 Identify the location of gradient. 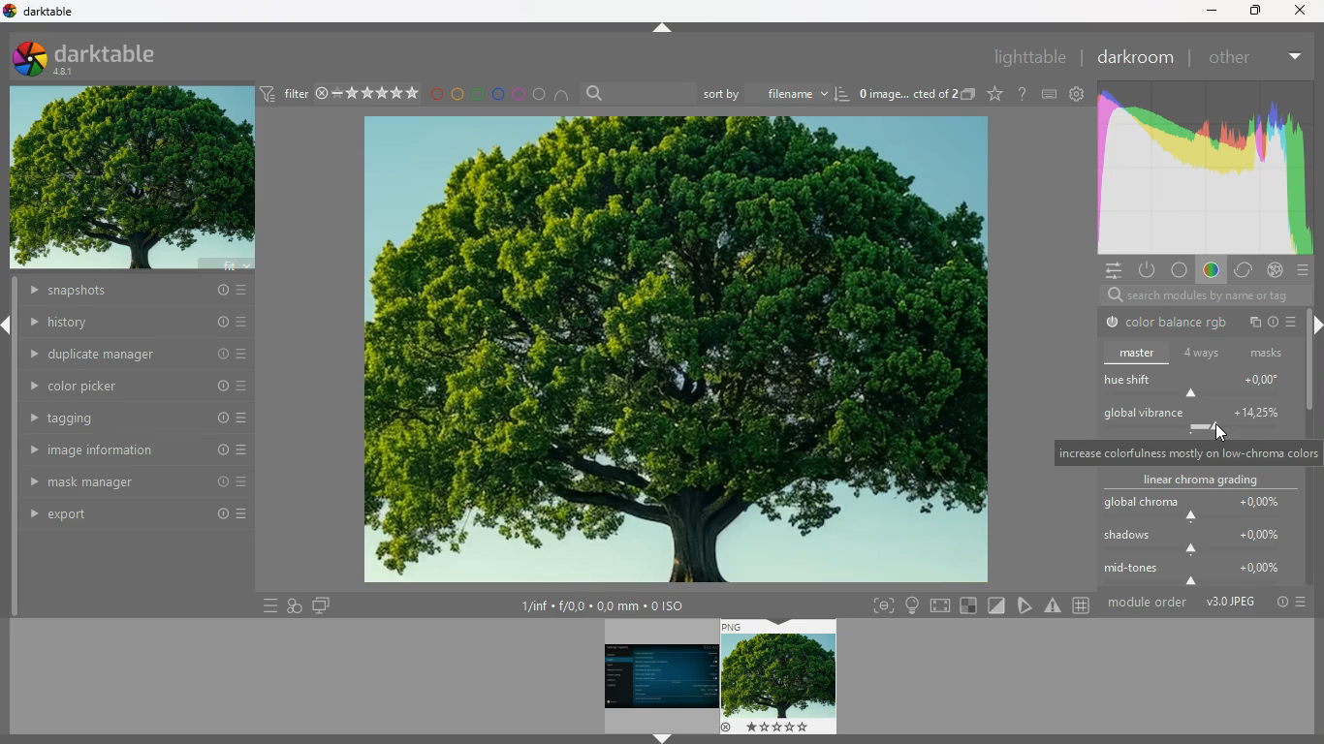
(1202, 169).